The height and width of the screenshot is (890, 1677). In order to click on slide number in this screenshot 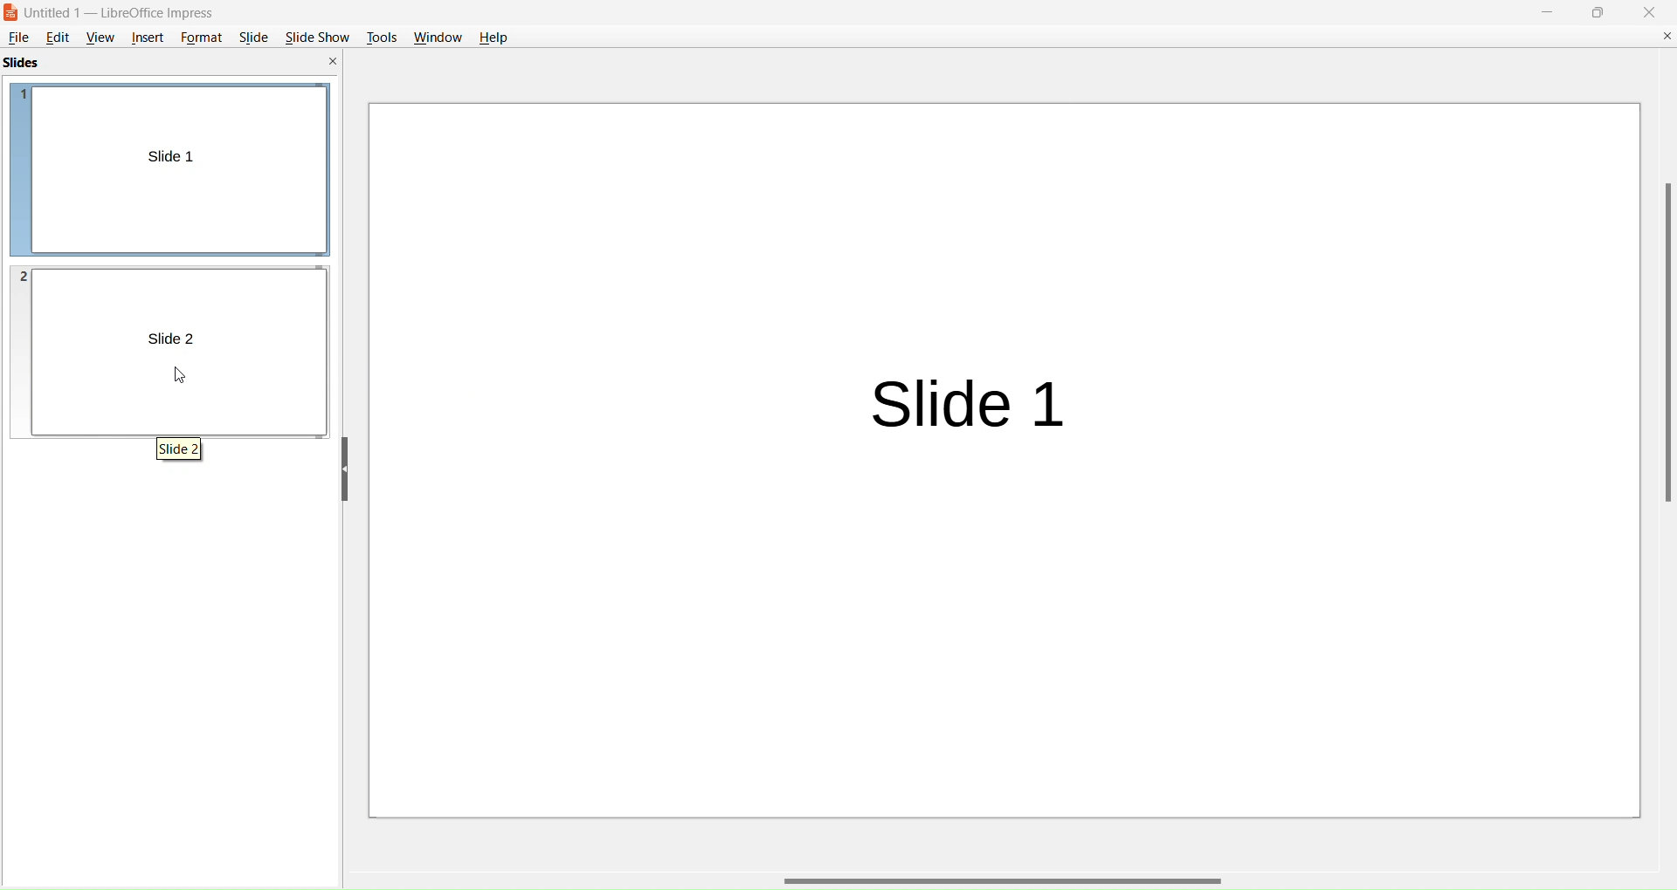, I will do `click(21, 272)`.